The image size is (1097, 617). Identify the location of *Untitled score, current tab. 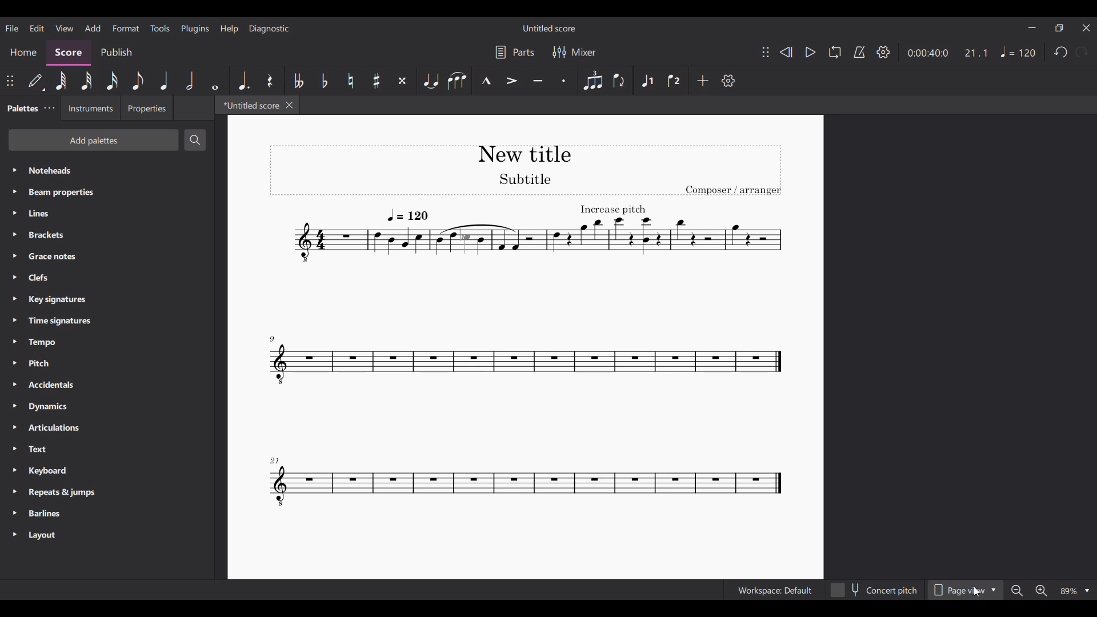
(248, 105).